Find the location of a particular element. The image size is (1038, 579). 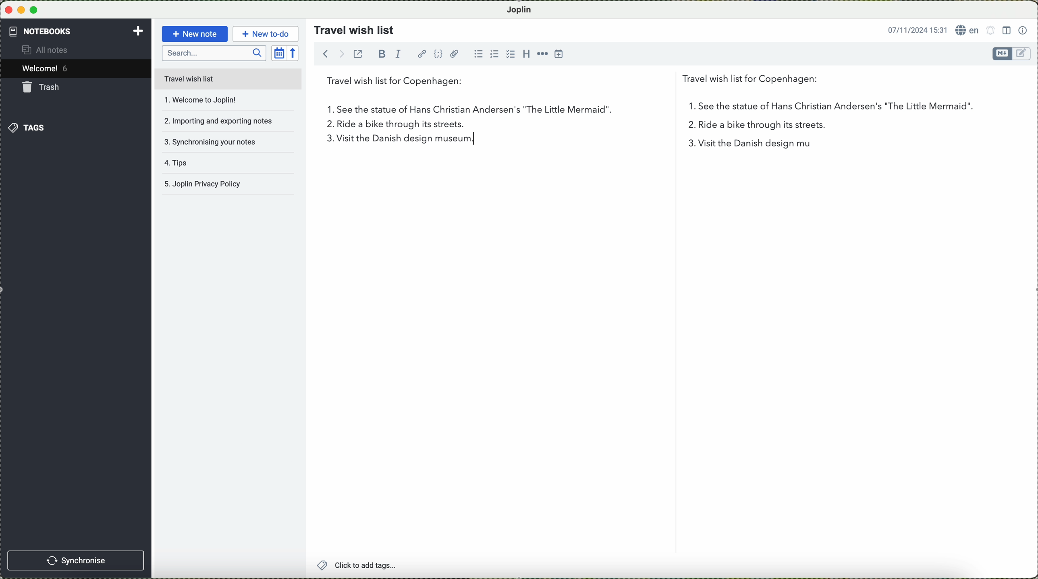

all notes is located at coordinates (52, 50).